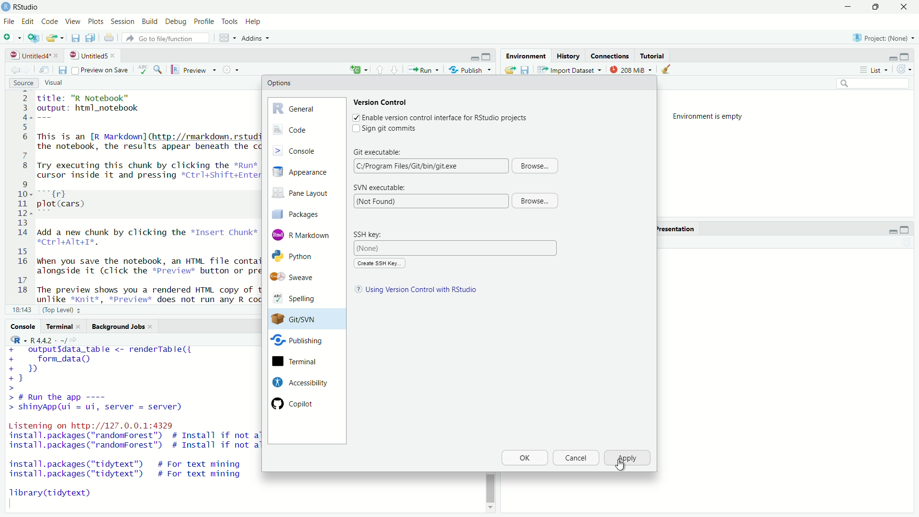  Describe the element at coordinates (49, 22) in the screenshot. I see `Code` at that location.